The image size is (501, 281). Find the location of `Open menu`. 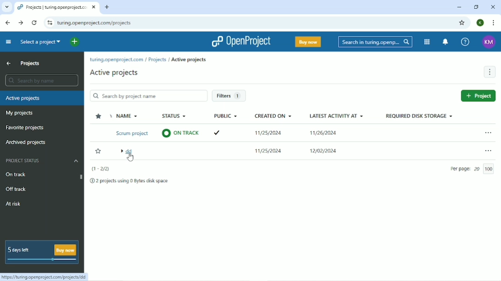

Open menu is located at coordinates (488, 151).